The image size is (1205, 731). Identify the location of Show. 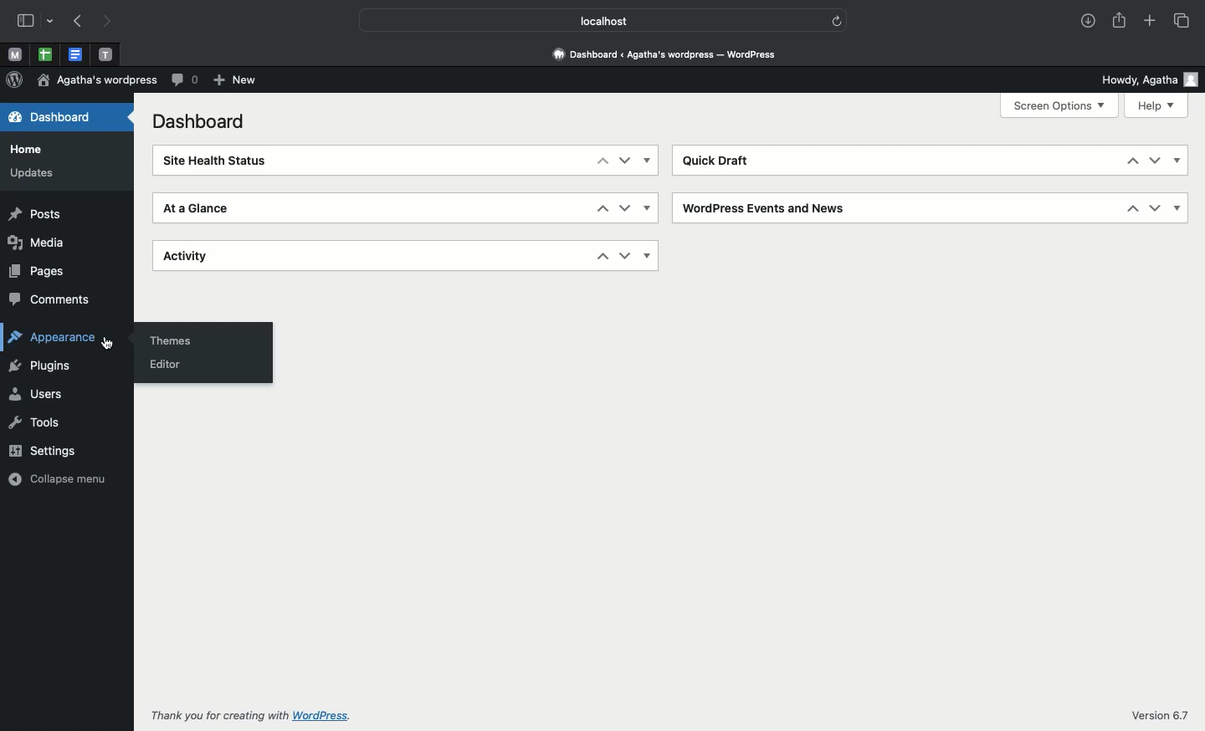
(1177, 159).